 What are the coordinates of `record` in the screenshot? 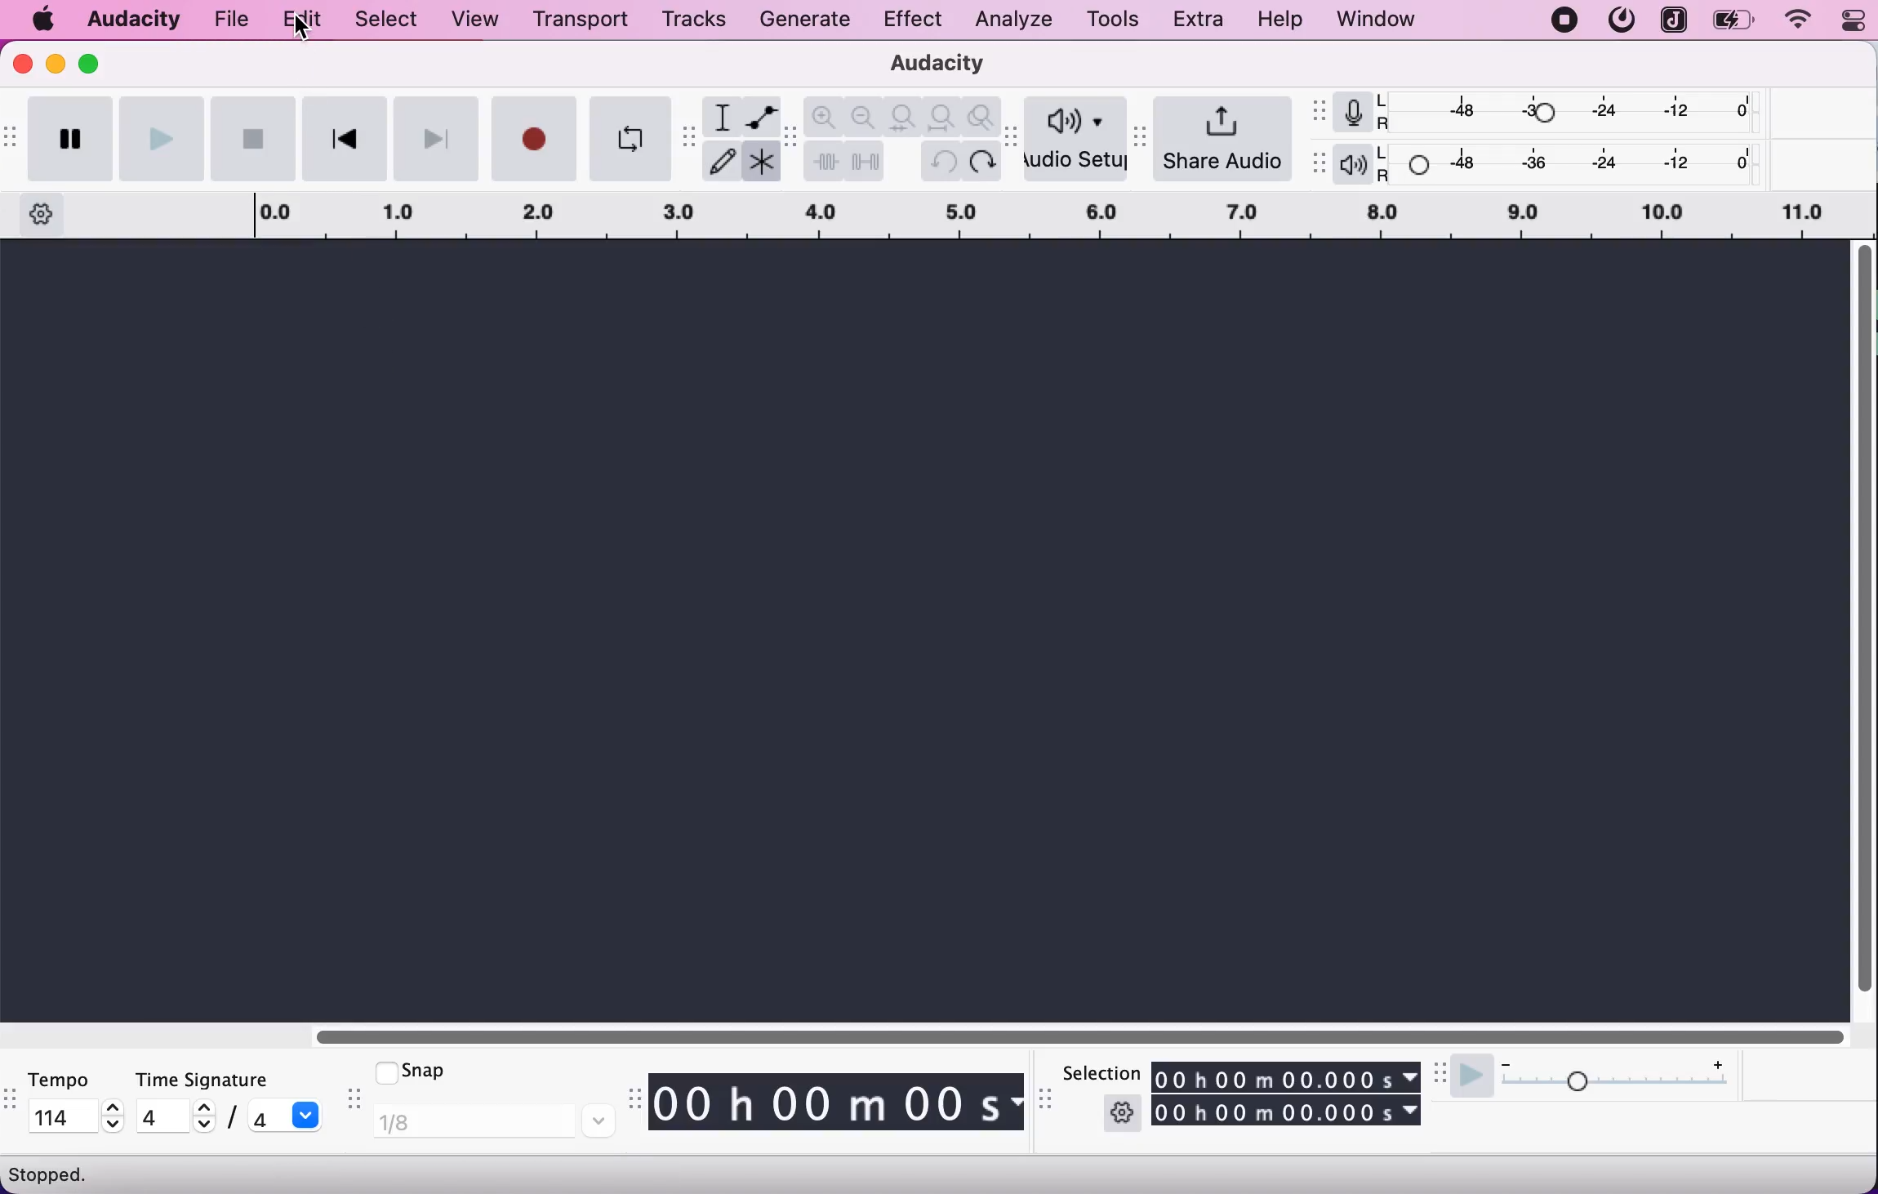 It's located at (534, 138).